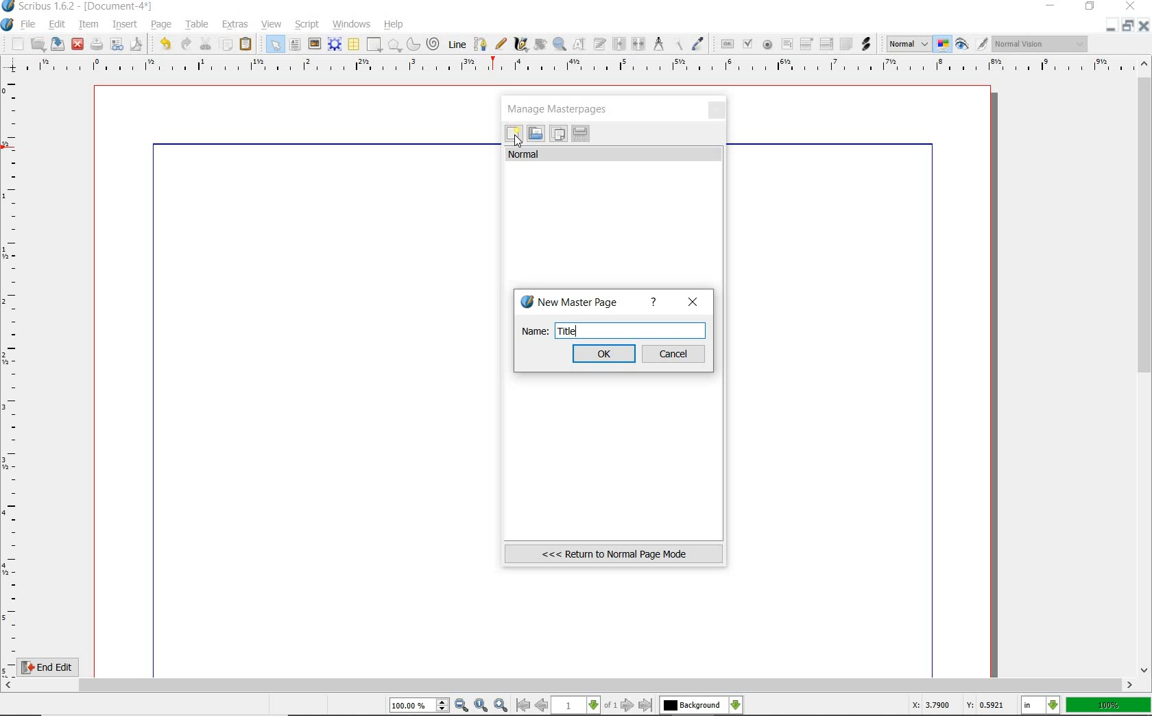  Describe the element at coordinates (351, 23) in the screenshot. I see `windows` at that location.